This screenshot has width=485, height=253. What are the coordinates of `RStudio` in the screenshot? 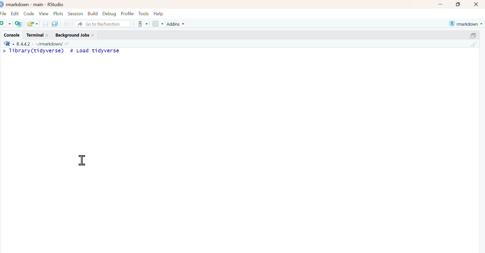 It's located at (56, 4).